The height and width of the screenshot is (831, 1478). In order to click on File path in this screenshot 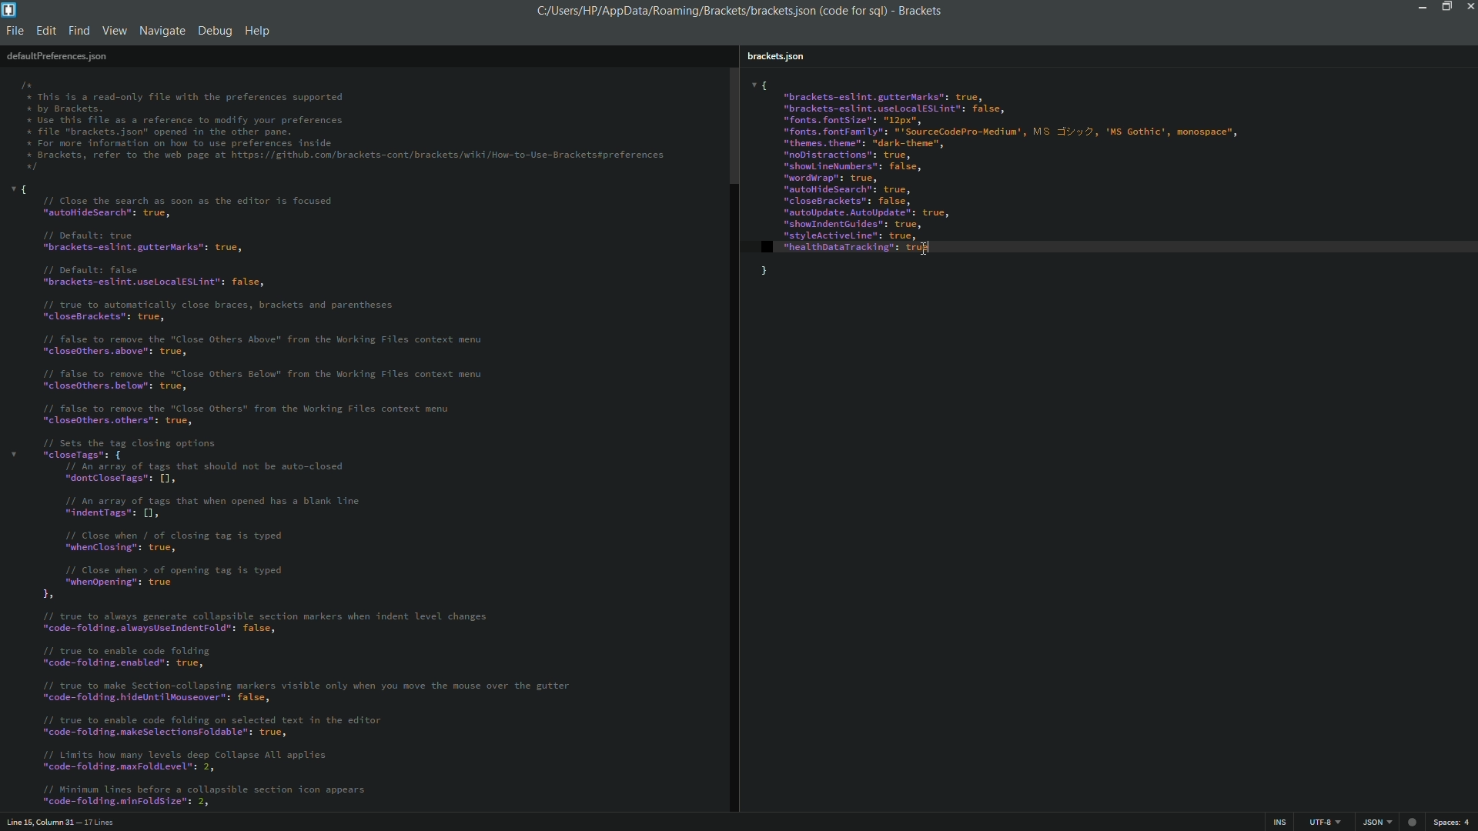, I will do `click(707, 10)`.